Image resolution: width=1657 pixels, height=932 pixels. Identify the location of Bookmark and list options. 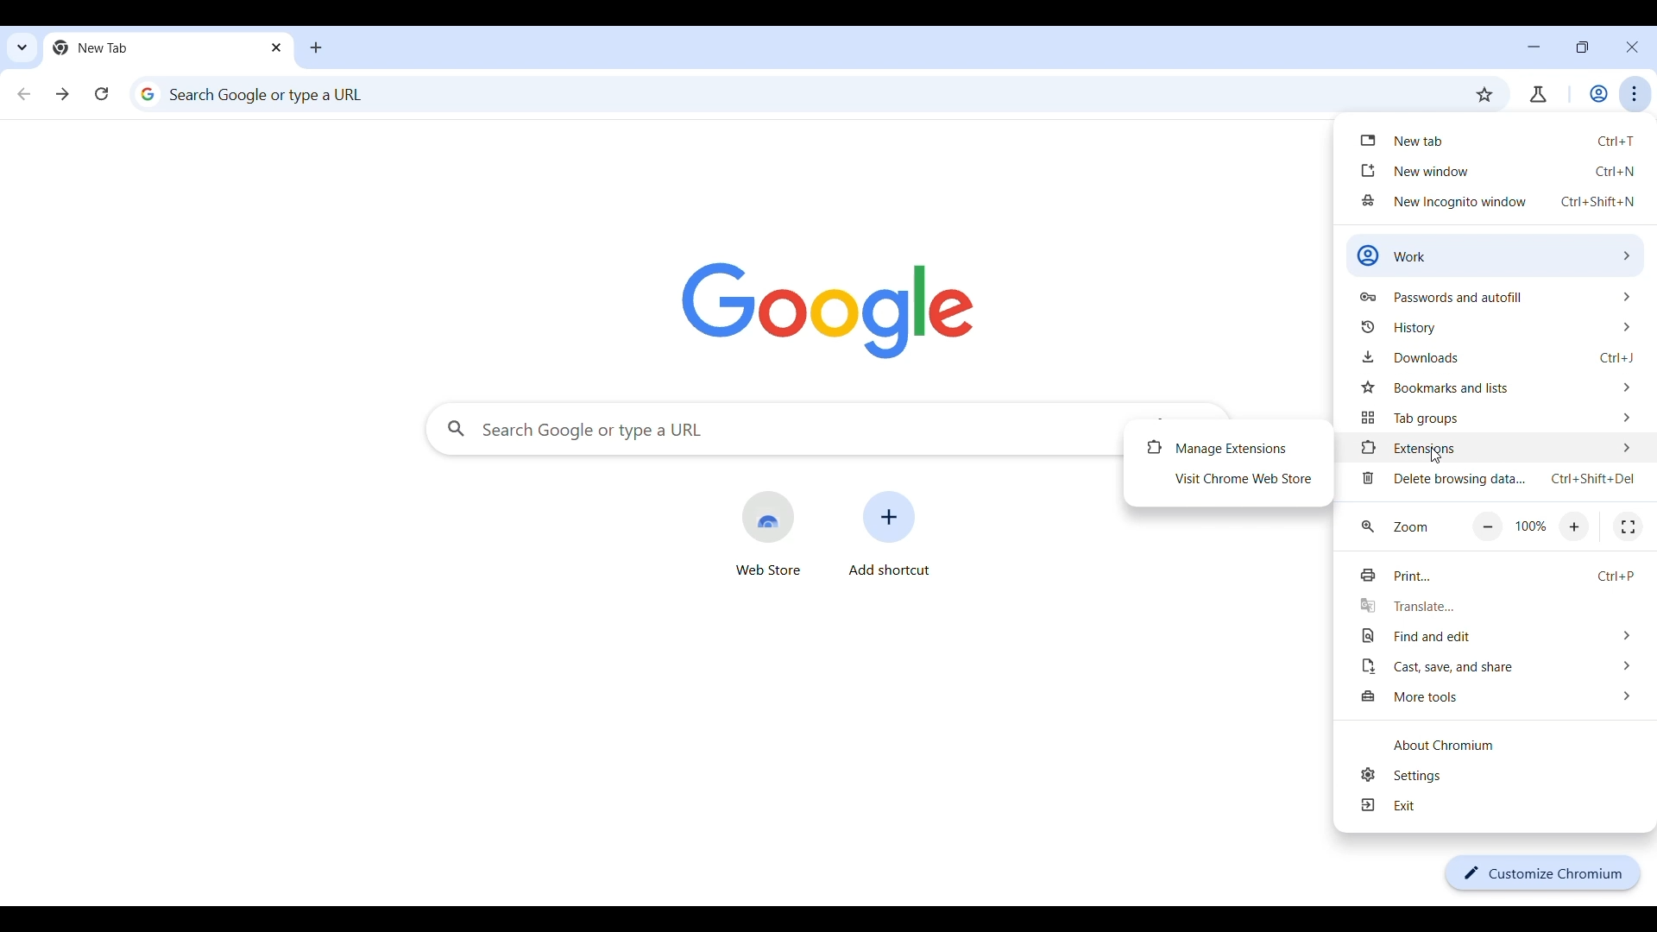
(1497, 387).